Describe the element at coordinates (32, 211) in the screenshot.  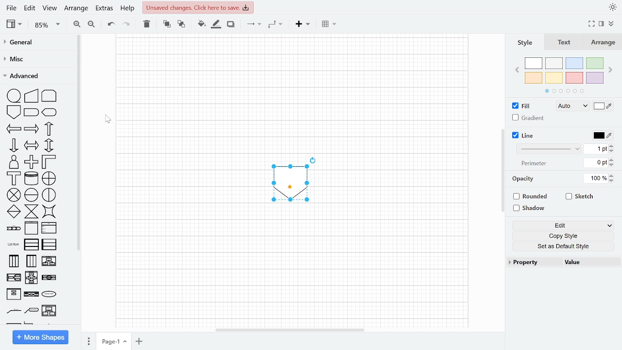
I see `collate` at that location.